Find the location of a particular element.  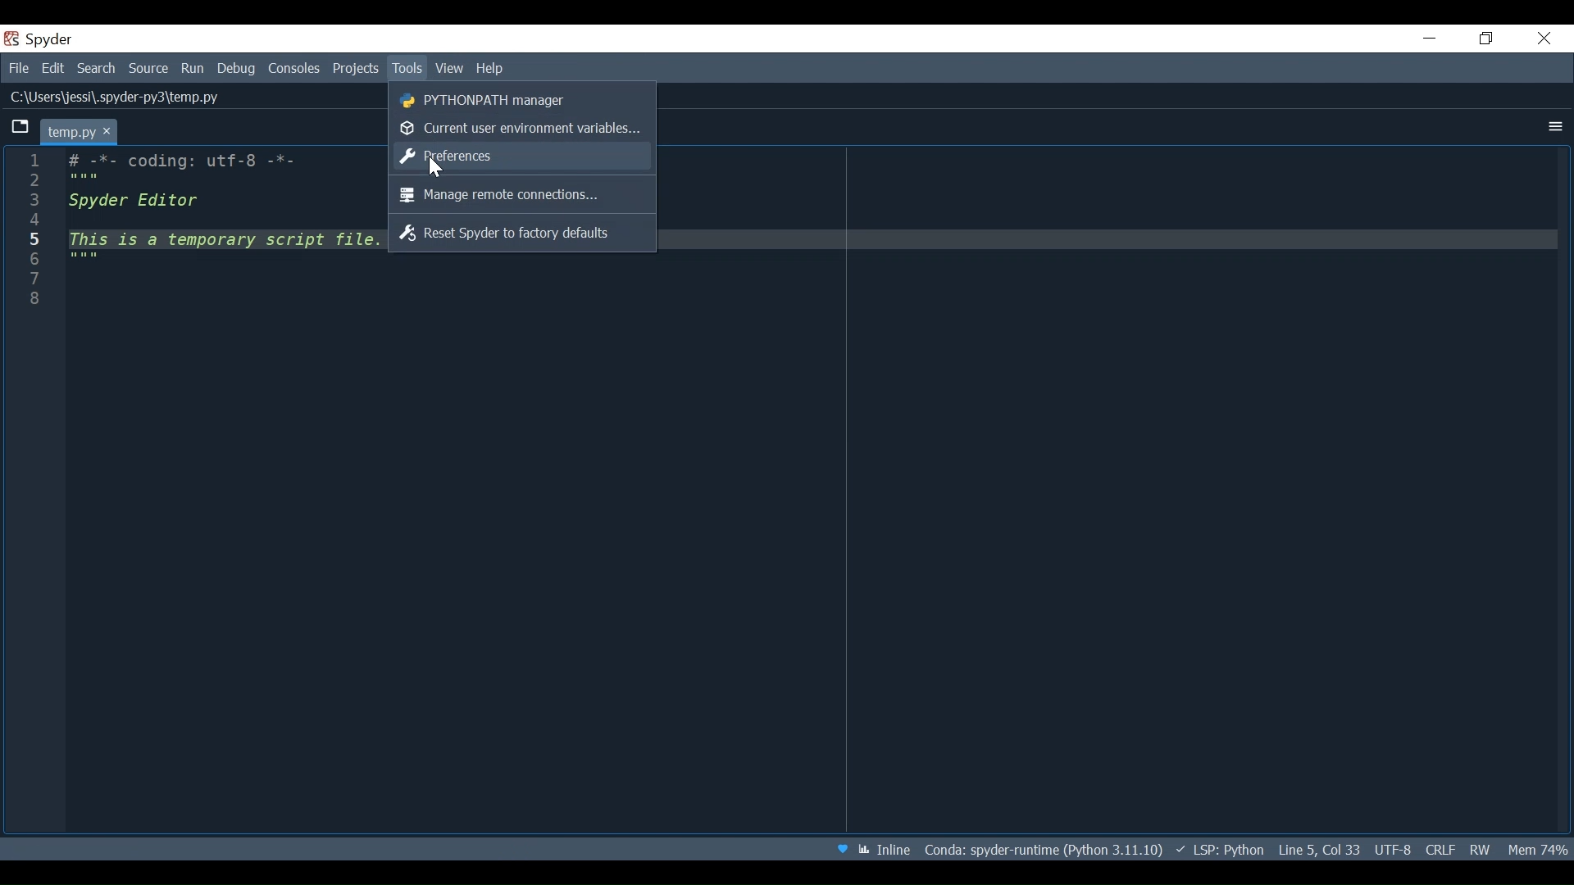

Minimize is located at coordinates (1427, 38).